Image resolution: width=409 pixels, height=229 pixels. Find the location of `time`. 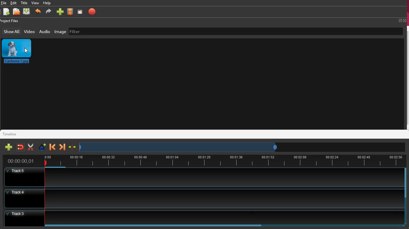

time is located at coordinates (20, 161).